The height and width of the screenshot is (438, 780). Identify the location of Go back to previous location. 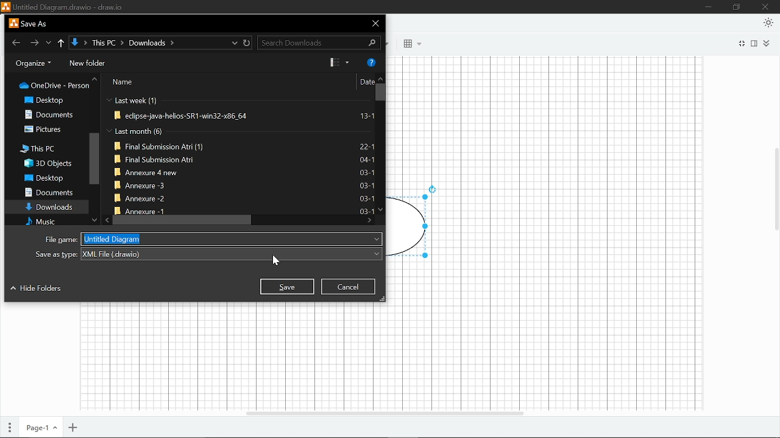
(17, 43).